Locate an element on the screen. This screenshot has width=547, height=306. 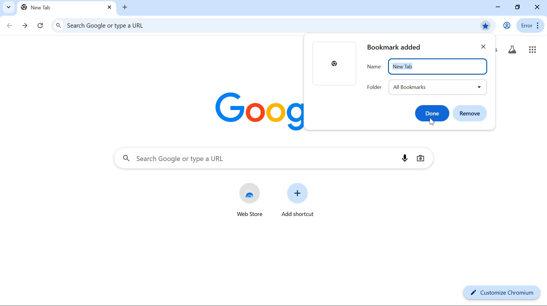
google apps is located at coordinates (532, 50).